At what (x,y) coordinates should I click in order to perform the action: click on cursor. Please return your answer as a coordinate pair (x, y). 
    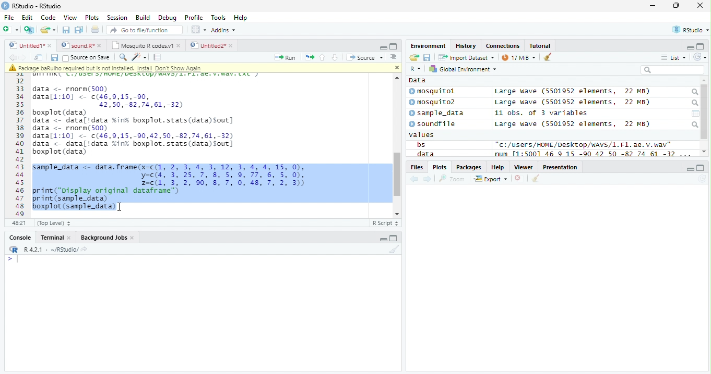
    Looking at the image, I should click on (120, 207).